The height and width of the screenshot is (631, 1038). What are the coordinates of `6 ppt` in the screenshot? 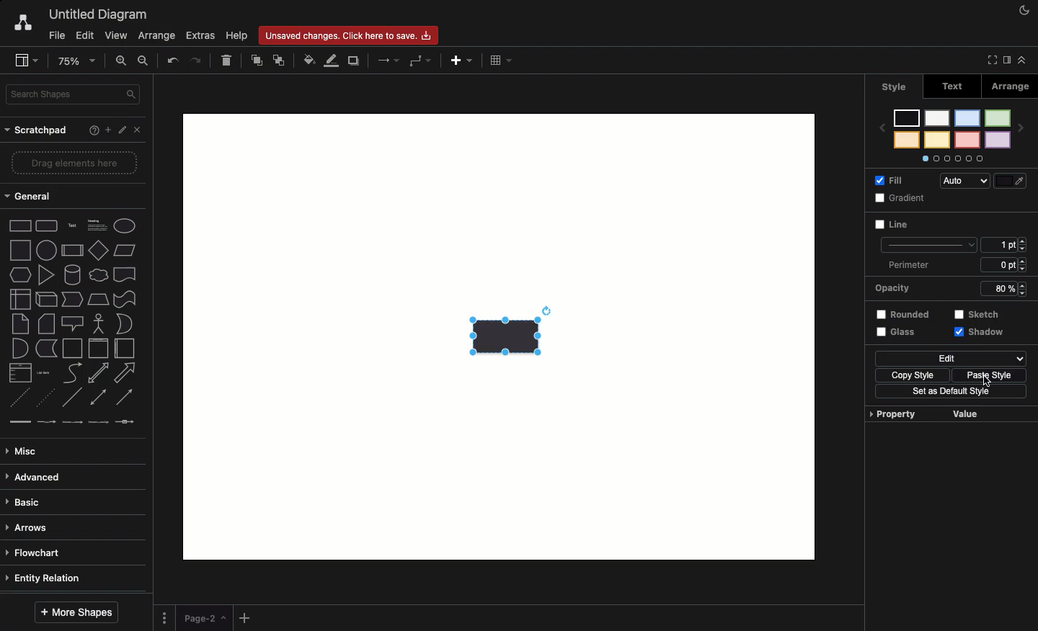 It's located at (1008, 267).